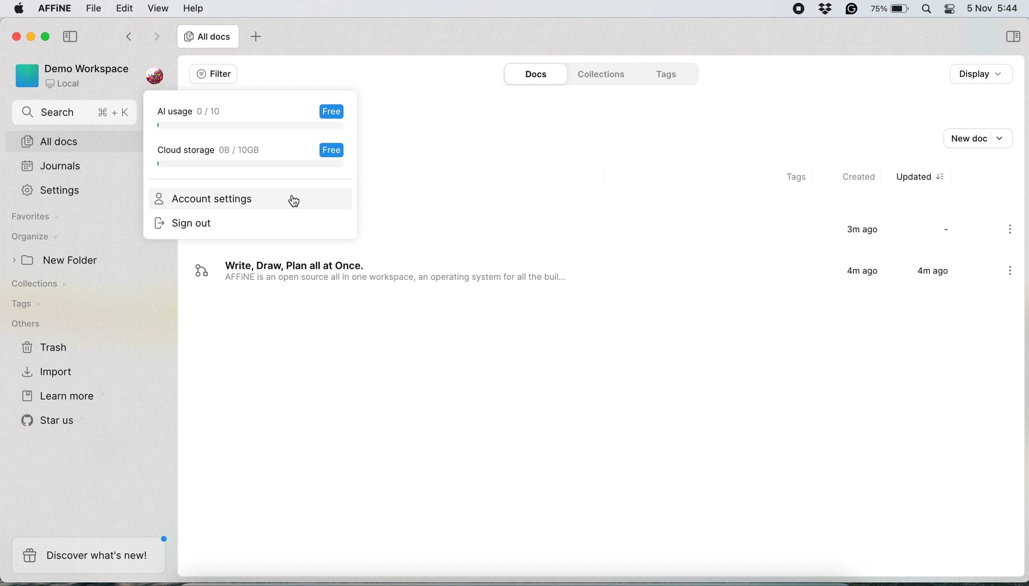  I want to click on 3m ago, so click(857, 230).